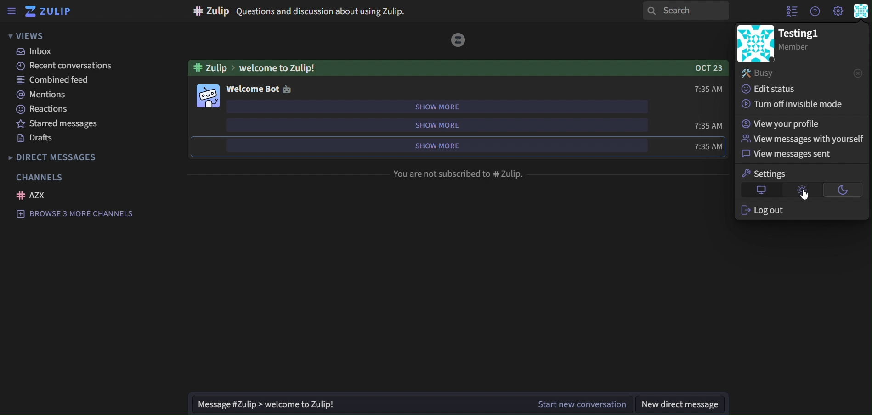 The height and width of the screenshot is (415, 872). What do you see at coordinates (801, 39) in the screenshot?
I see `testing1` at bounding box center [801, 39].